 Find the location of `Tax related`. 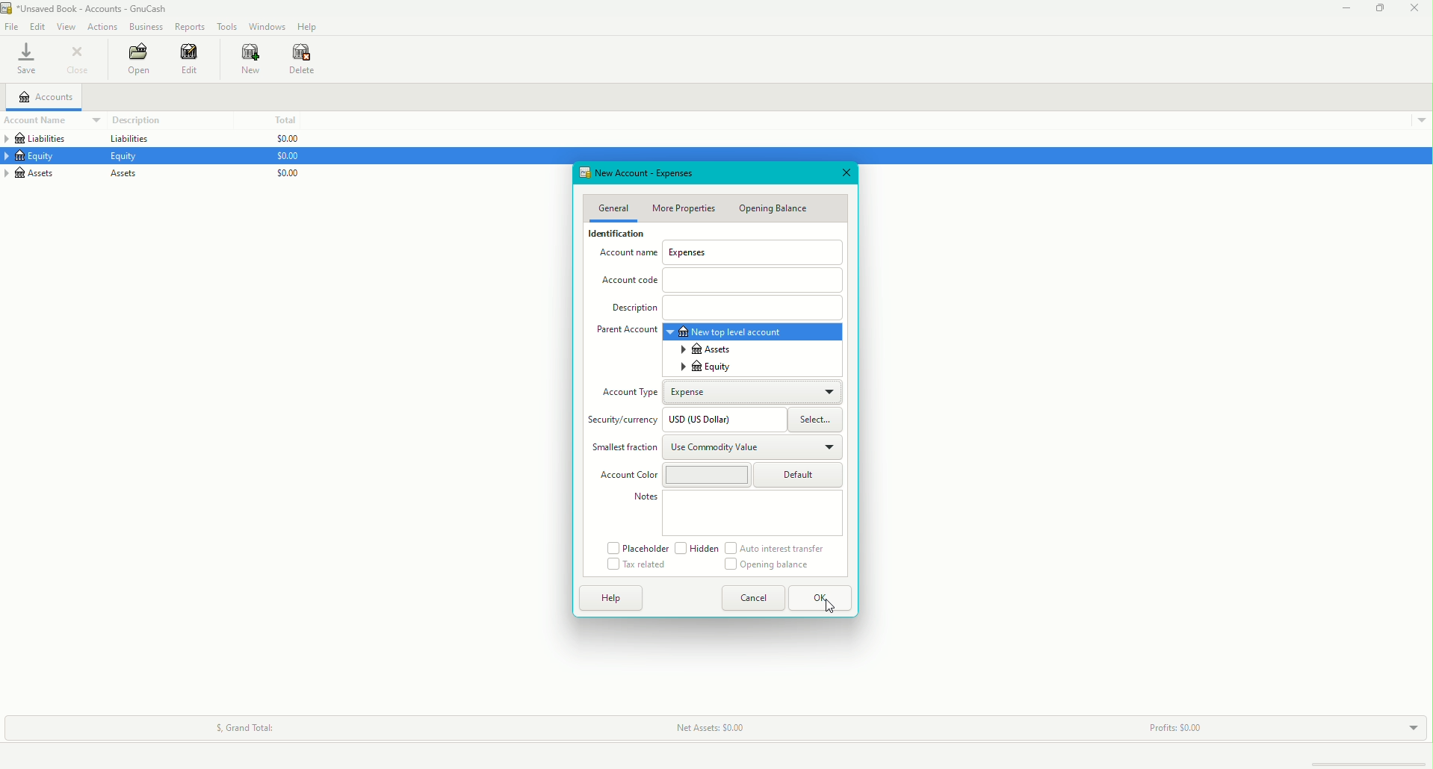

Tax related is located at coordinates (637, 565).